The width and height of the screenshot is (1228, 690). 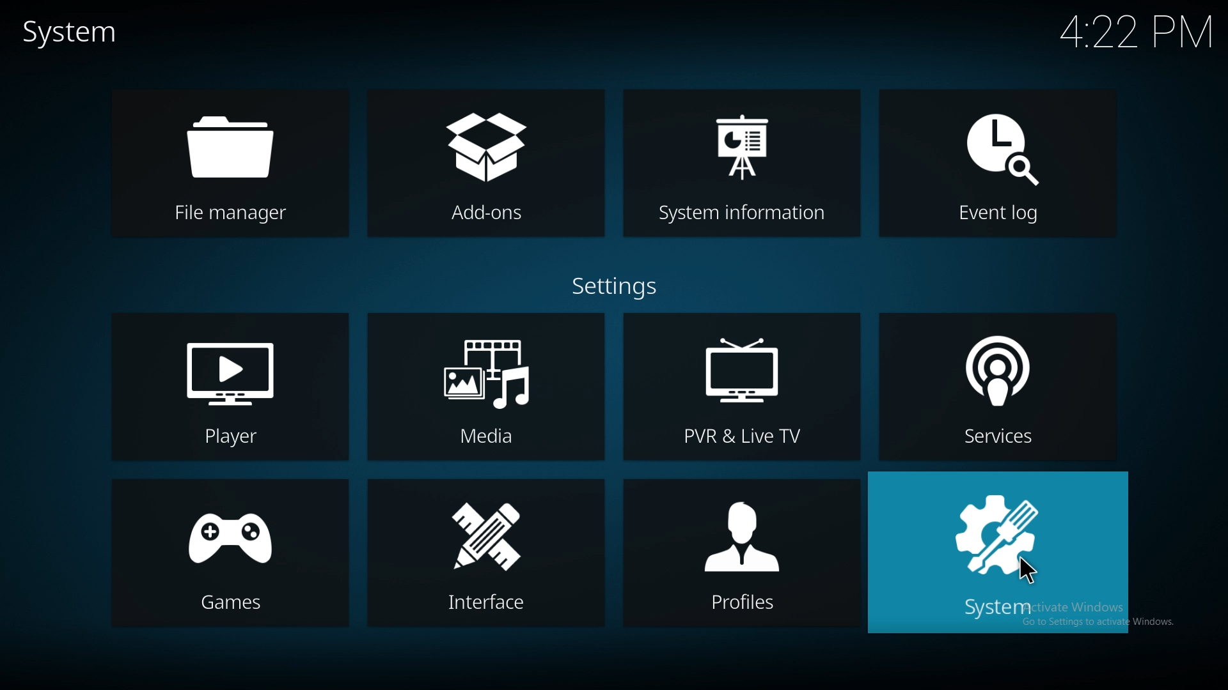 What do you see at coordinates (485, 555) in the screenshot?
I see `interface` at bounding box center [485, 555].